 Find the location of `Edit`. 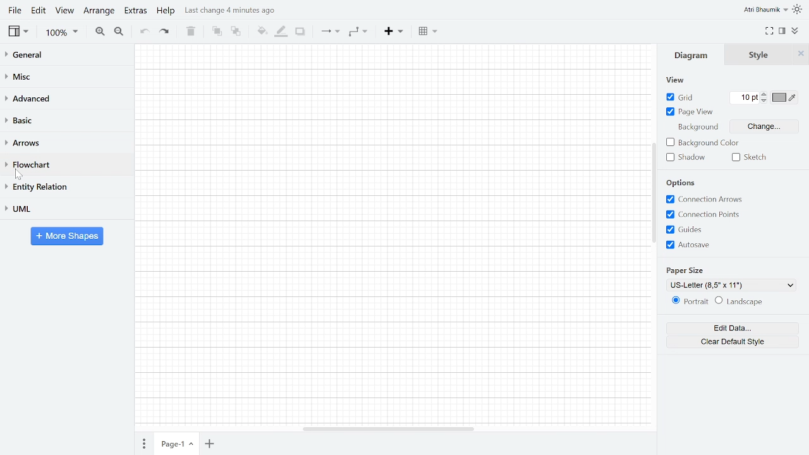

Edit is located at coordinates (39, 12).